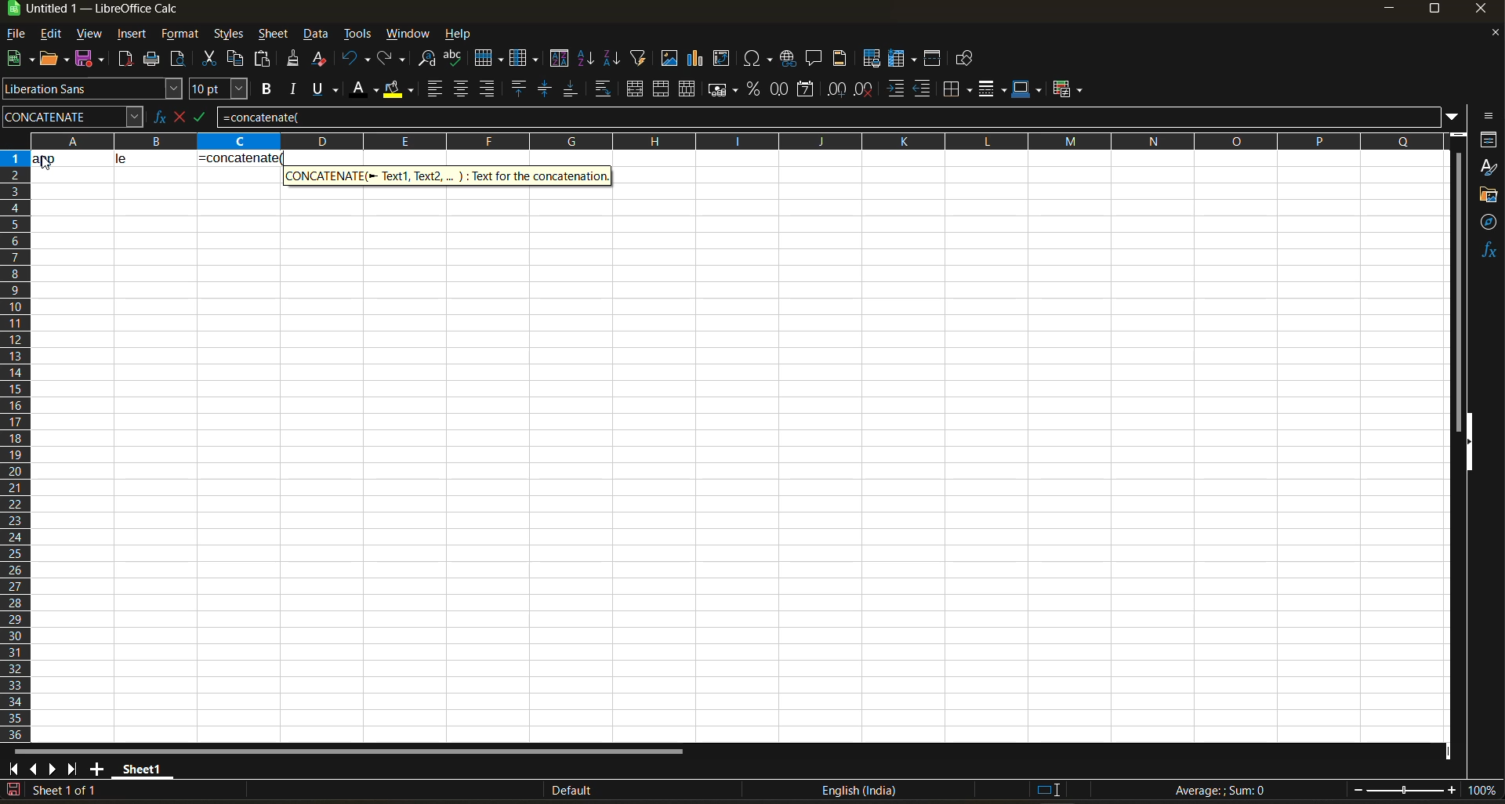  I want to click on define print area, so click(871, 59).